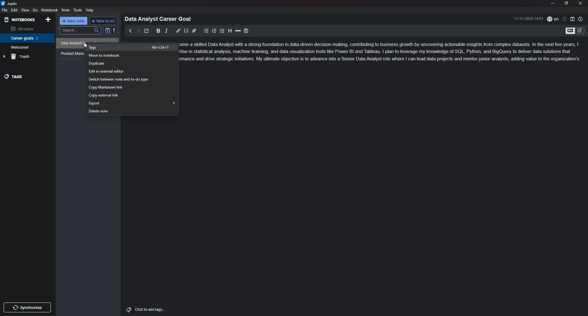 This screenshot has width=588, height=316. I want to click on note properties, so click(581, 19).